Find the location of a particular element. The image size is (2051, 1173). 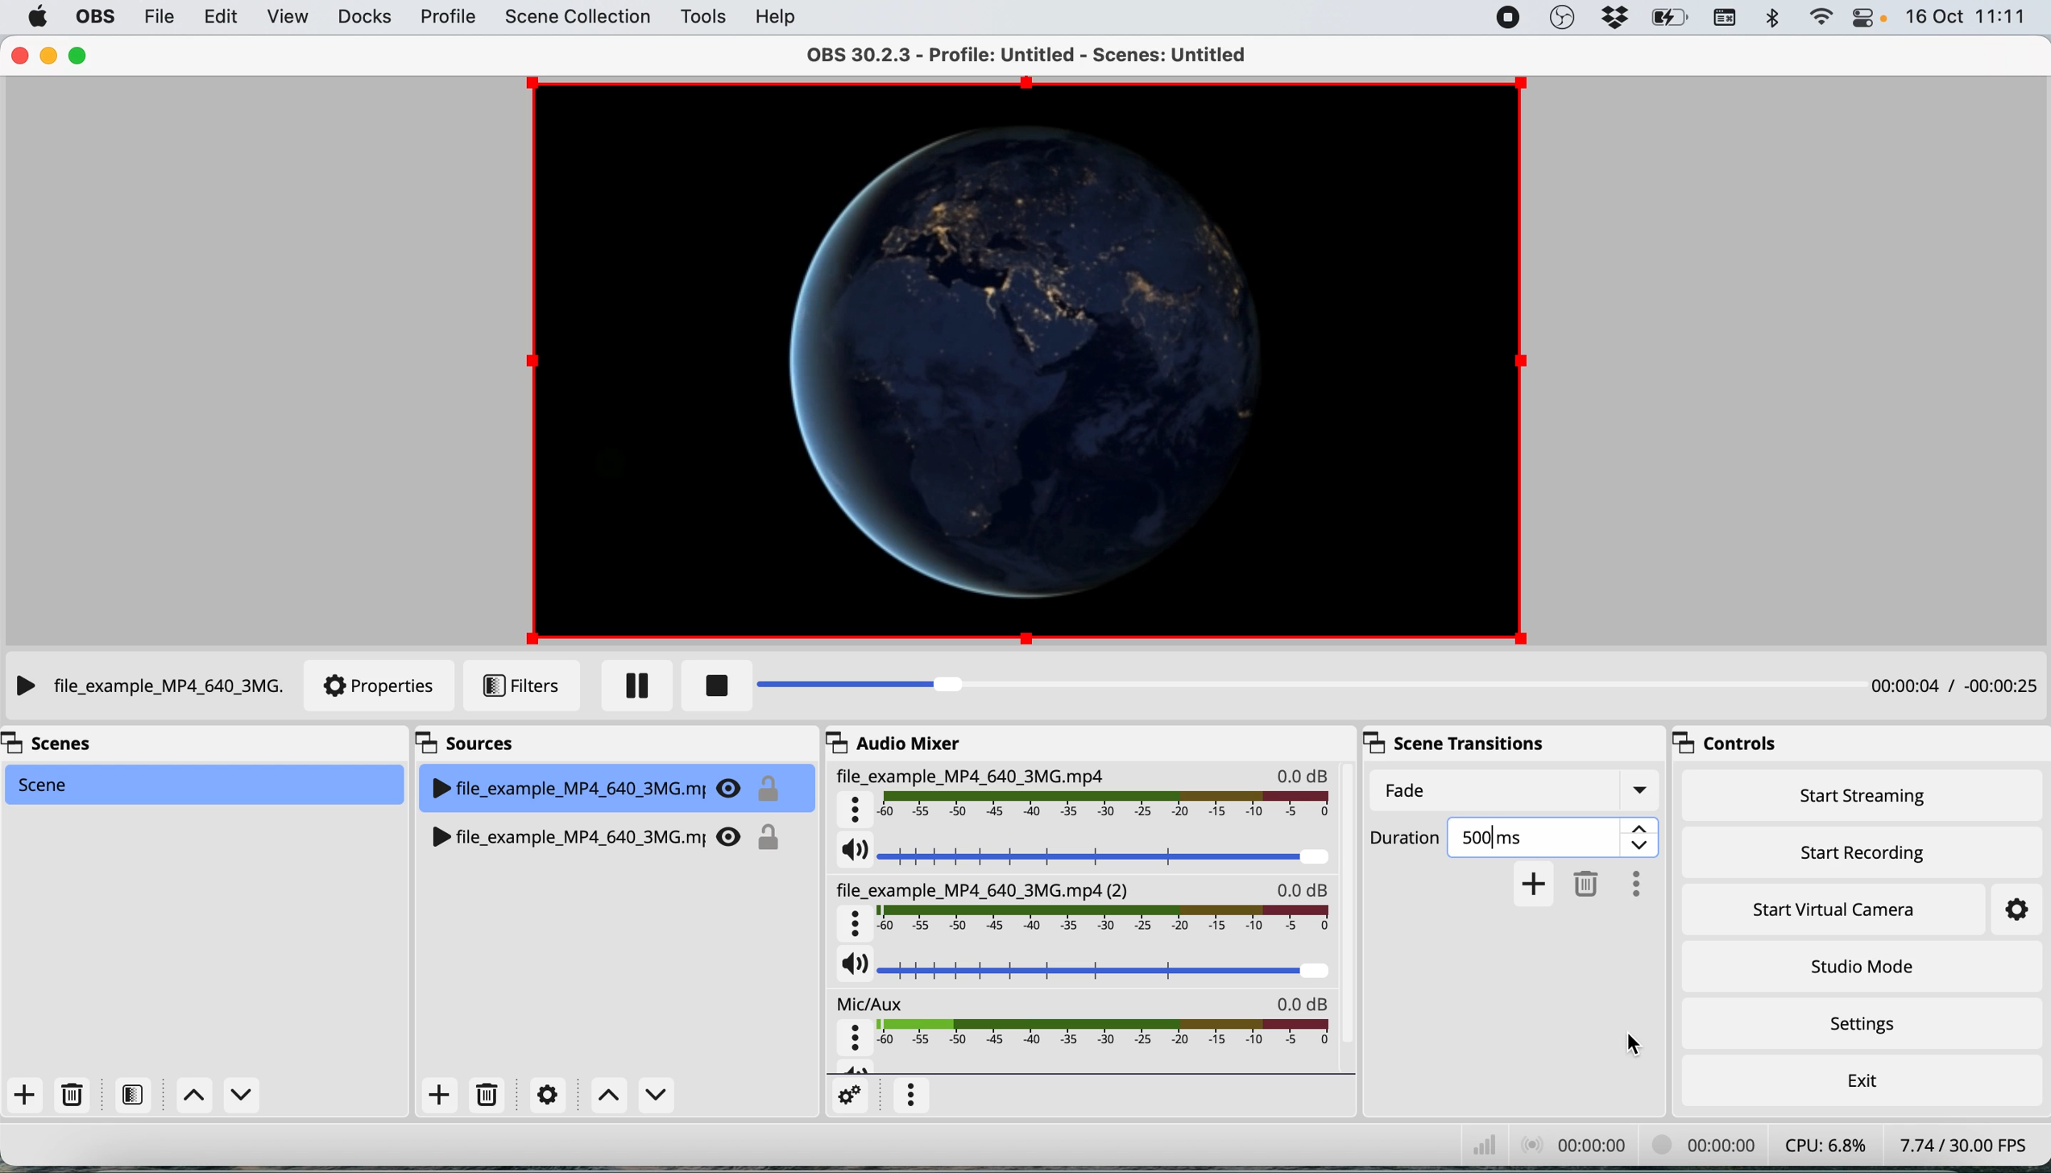

date and time is located at coordinates (1970, 17).